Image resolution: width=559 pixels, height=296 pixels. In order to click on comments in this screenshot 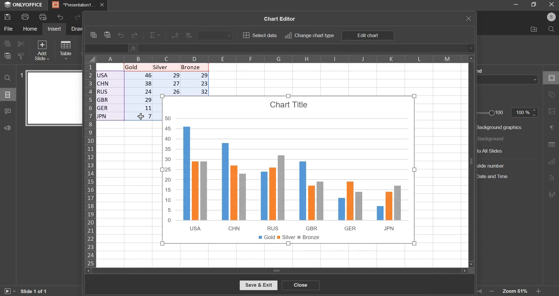, I will do `click(7, 111)`.